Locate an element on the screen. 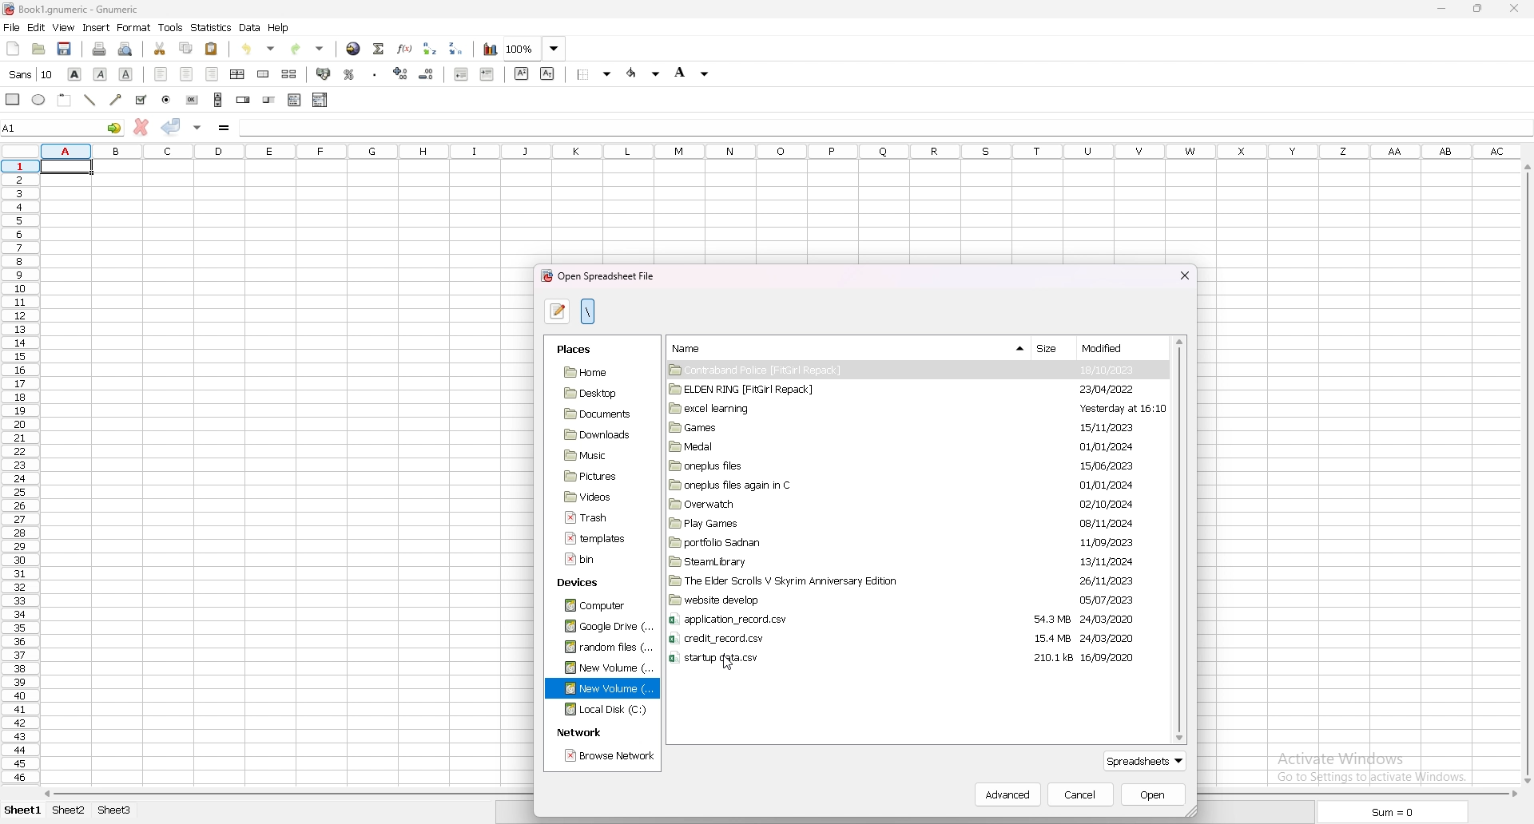  Modified is located at coordinates (1099, 348).